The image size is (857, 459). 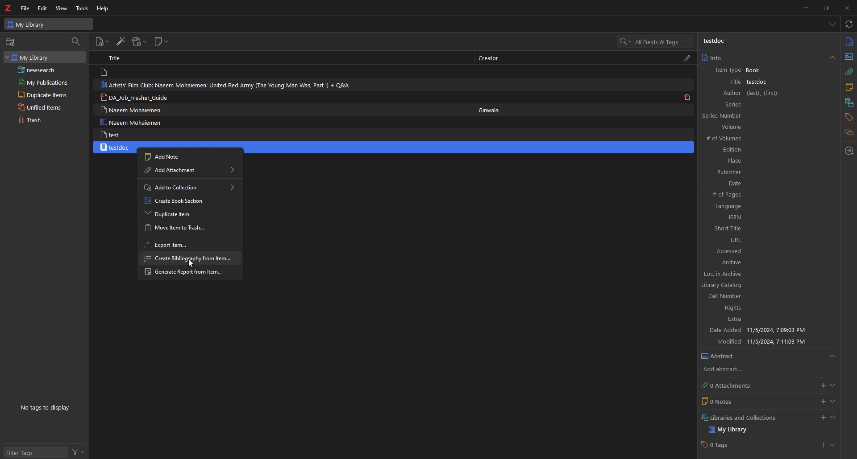 What do you see at coordinates (131, 110) in the screenshot?
I see `Naeem Mohaiemen` at bounding box center [131, 110].